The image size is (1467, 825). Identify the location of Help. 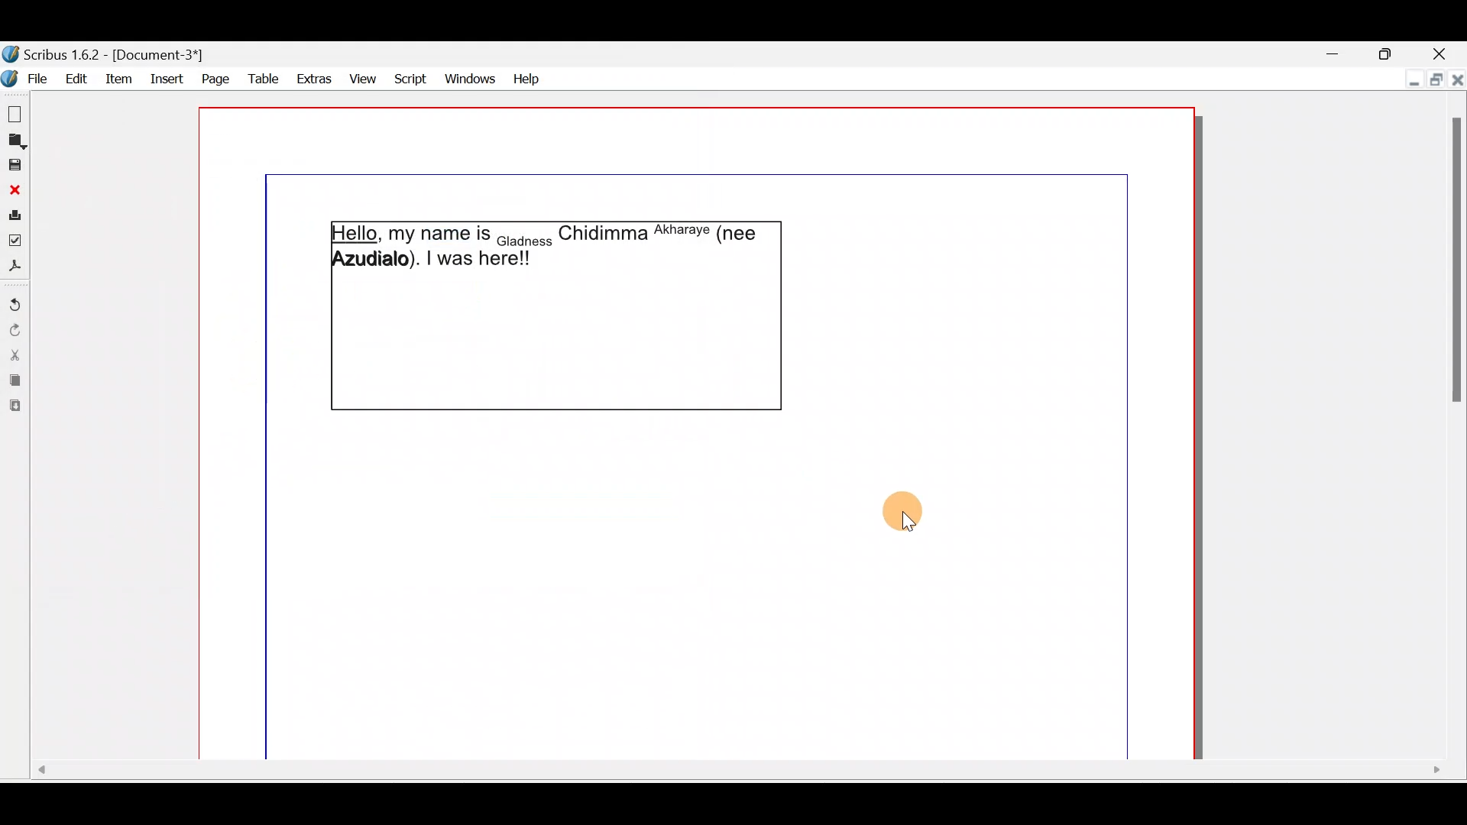
(532, 80).